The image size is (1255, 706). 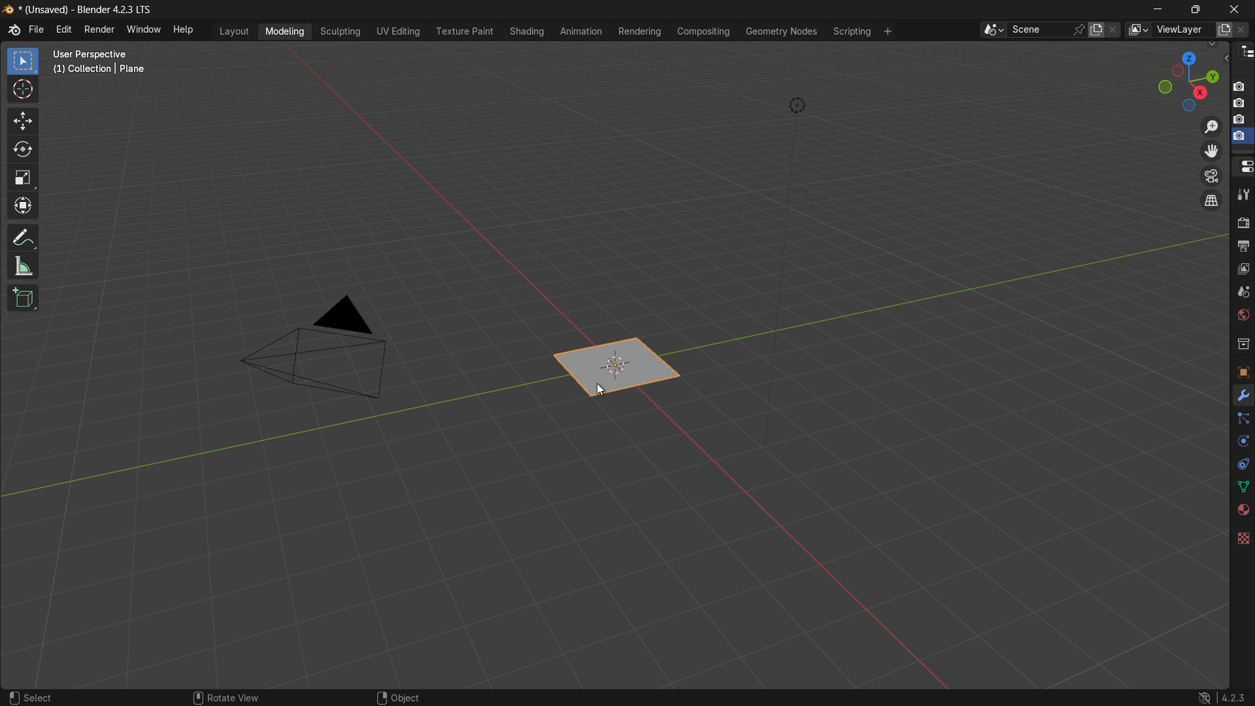 What do you see at coordinates (1240, 292) in the screenshot?
I see `scene` at bounding box center [1240, 292].